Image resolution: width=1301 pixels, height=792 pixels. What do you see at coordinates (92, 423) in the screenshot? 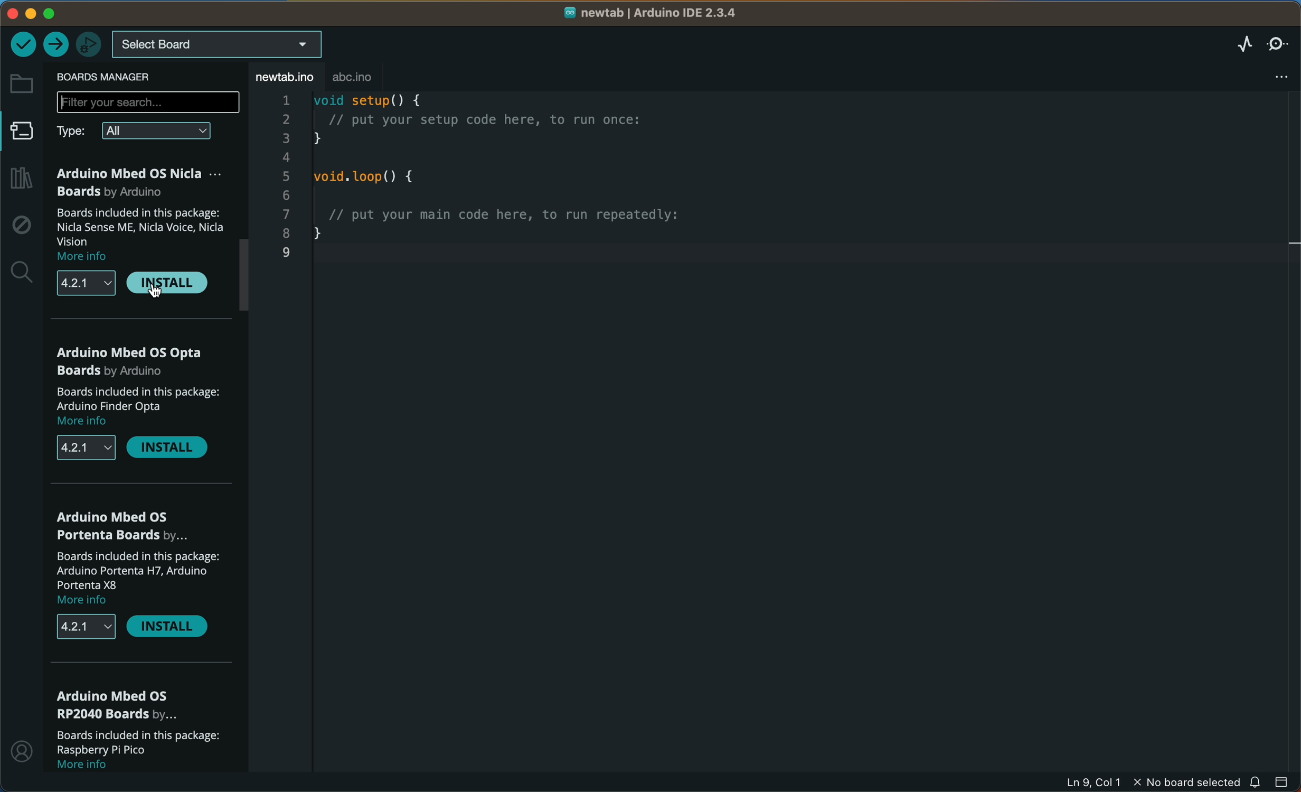
I see `more info` at bounding box center [92, 423].